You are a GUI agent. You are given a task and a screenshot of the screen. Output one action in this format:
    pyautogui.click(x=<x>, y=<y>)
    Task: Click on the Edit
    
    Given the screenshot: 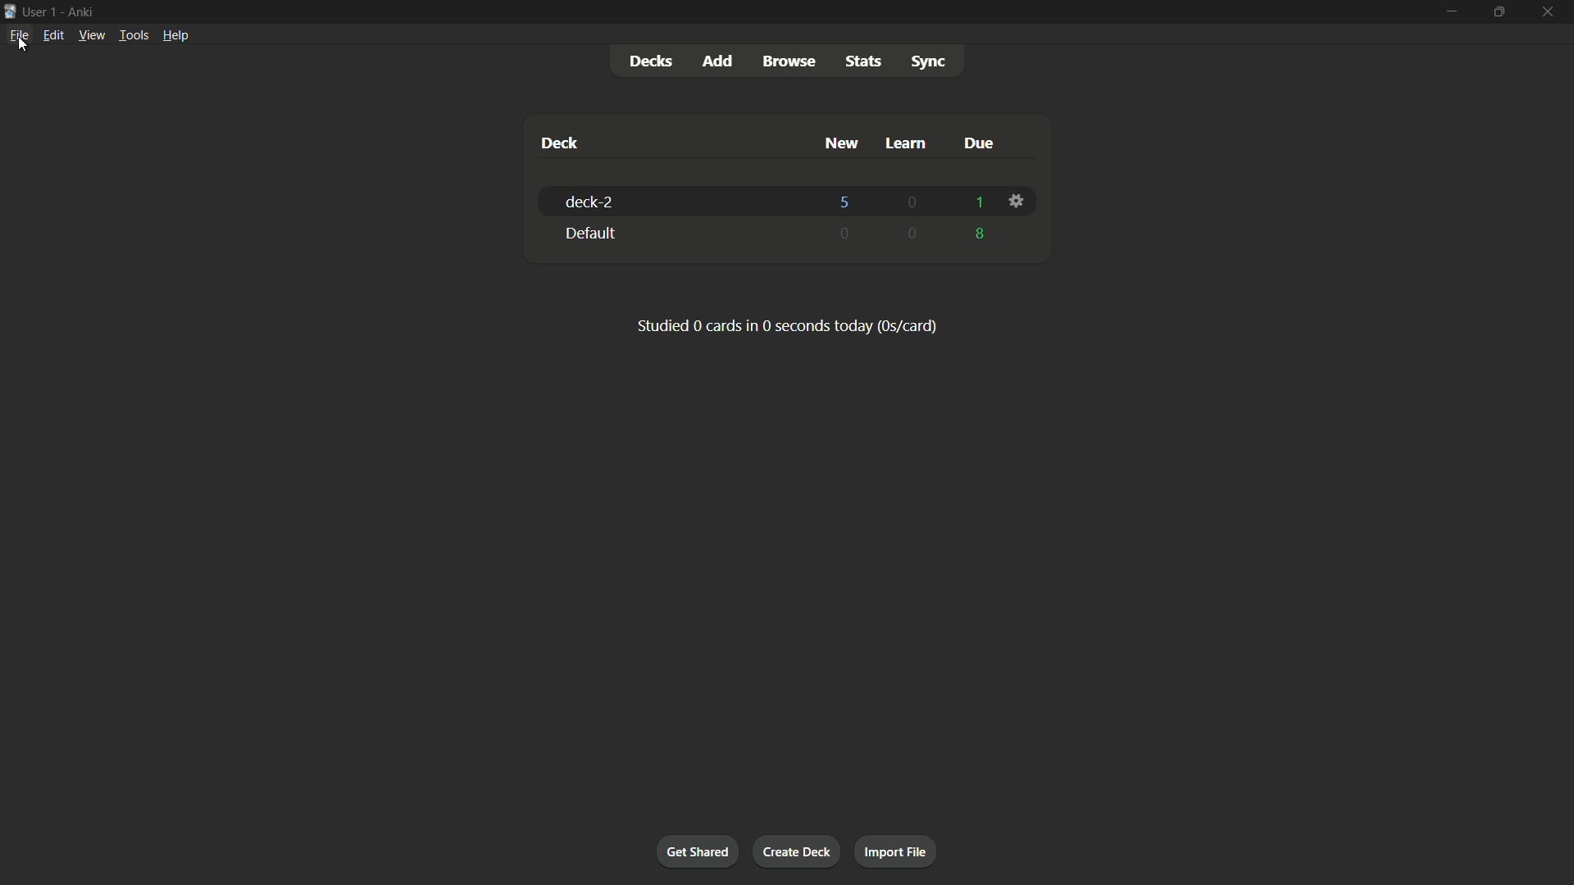 What is the action you would take?
    pyautogui.click(x=52, y=34)
    